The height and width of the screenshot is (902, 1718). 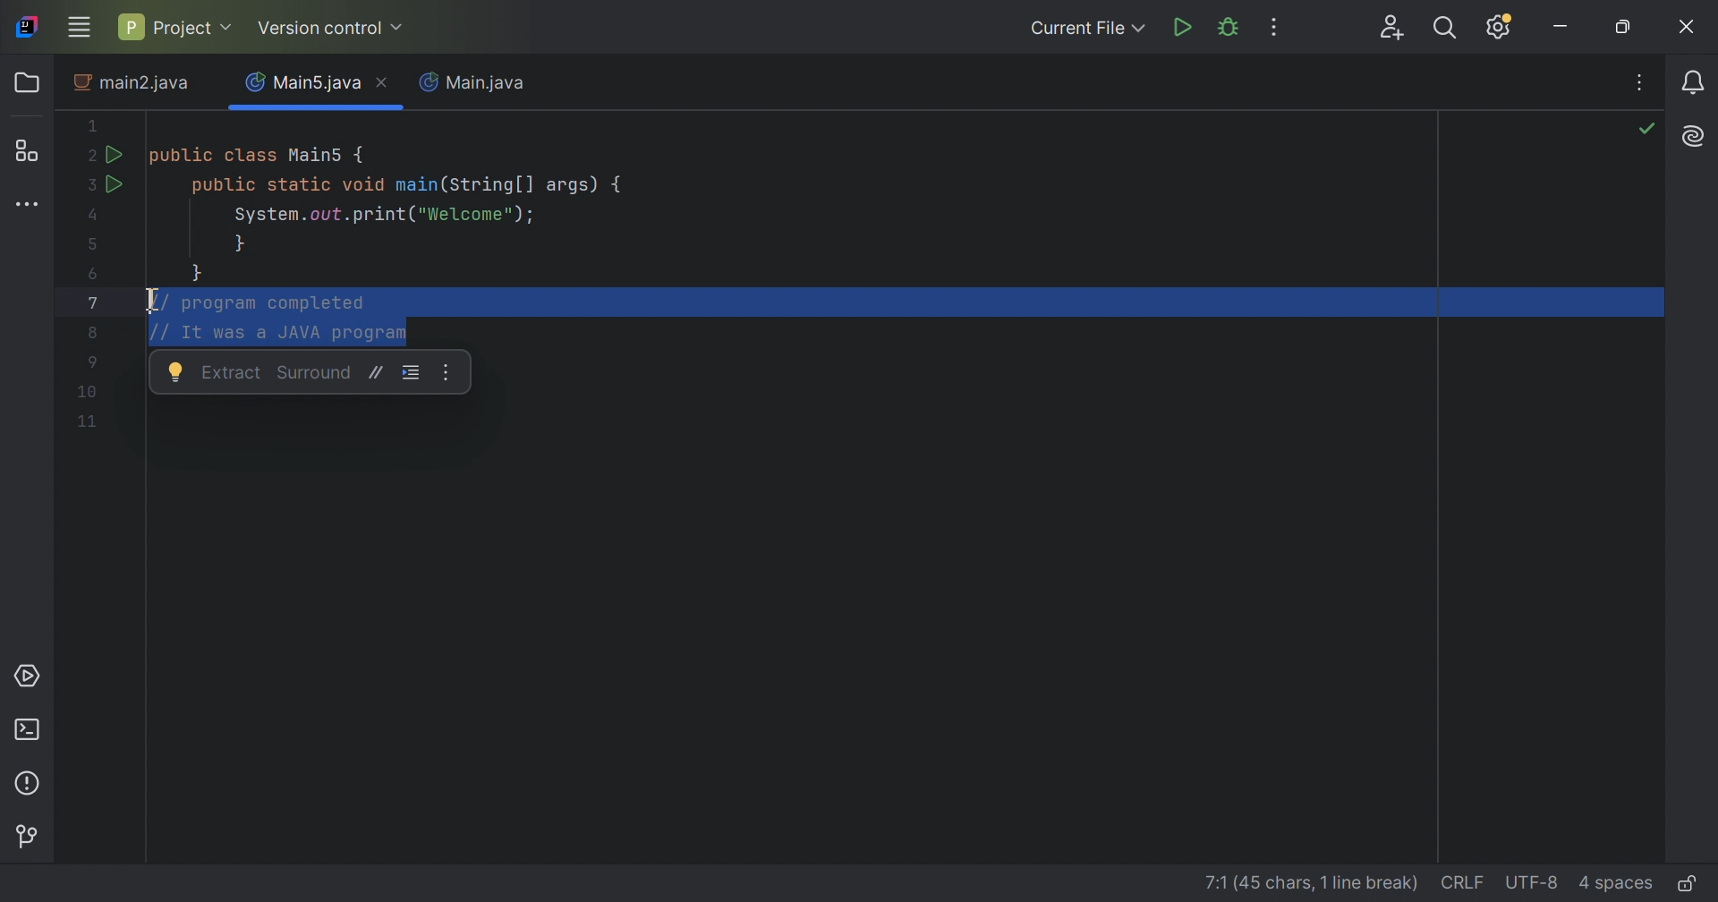 I want to click on More tool windows, so click(x=26, y=206).